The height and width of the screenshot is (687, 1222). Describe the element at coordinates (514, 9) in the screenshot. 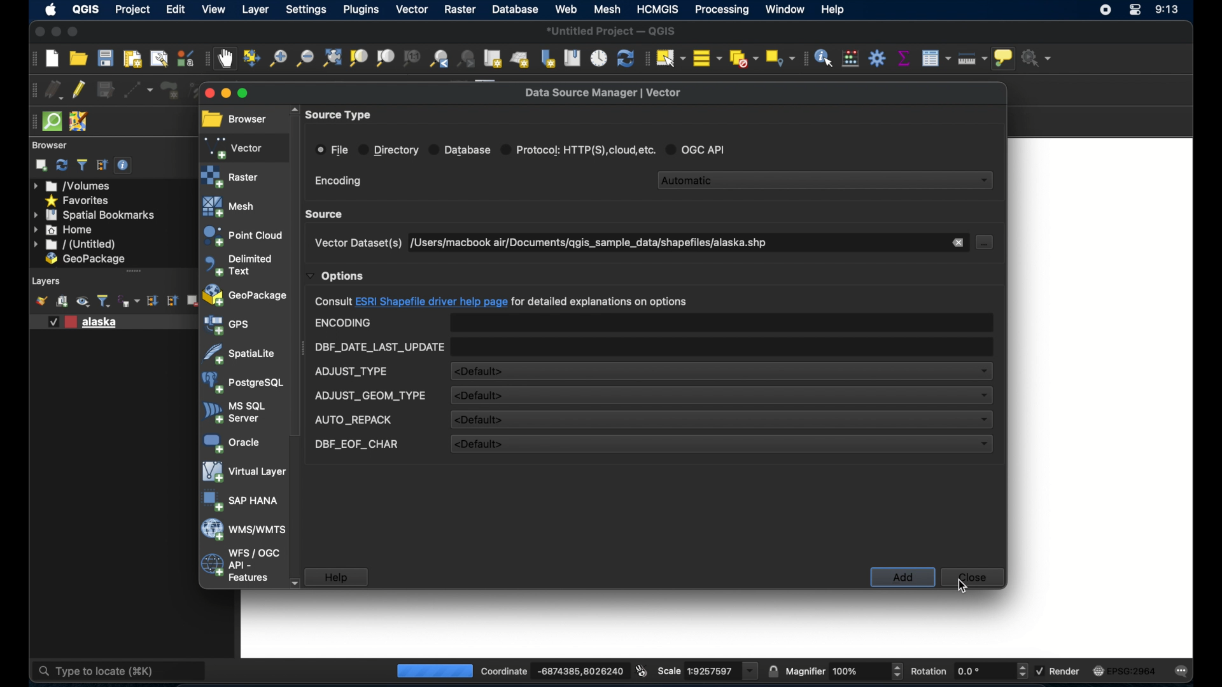

I see `database` at that location.